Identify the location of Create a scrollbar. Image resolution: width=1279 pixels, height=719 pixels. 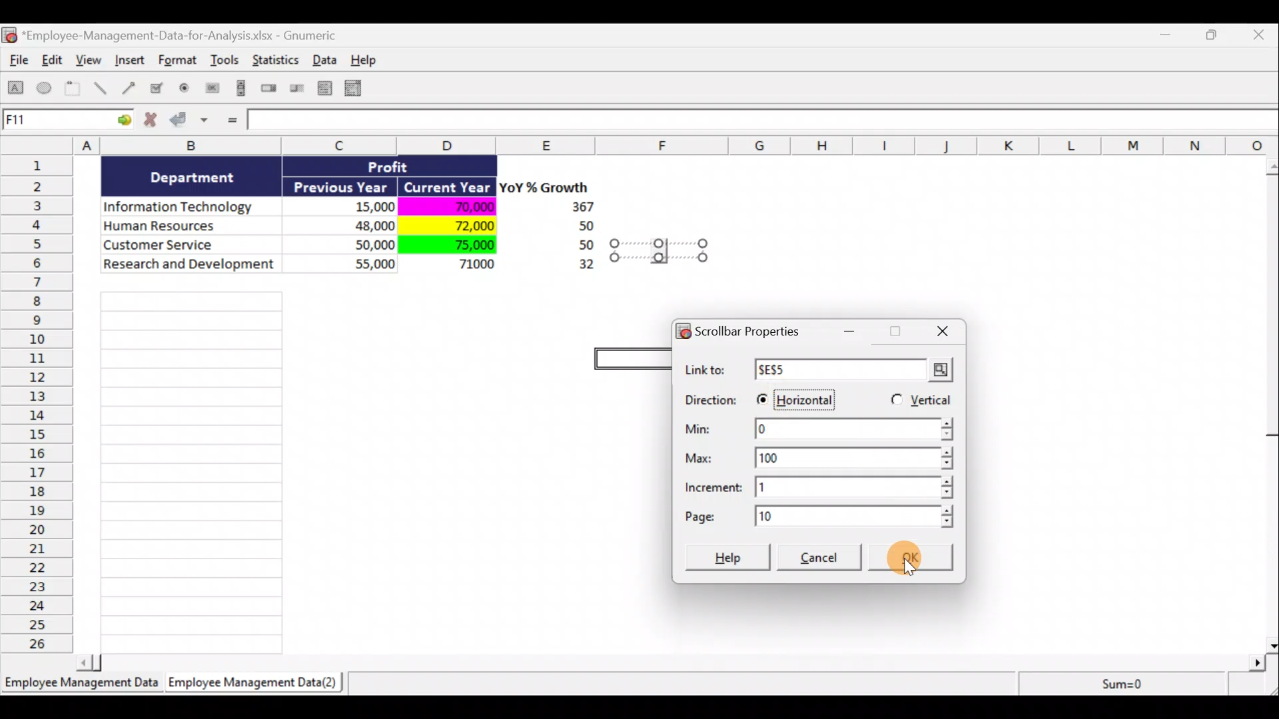
(239, 91).